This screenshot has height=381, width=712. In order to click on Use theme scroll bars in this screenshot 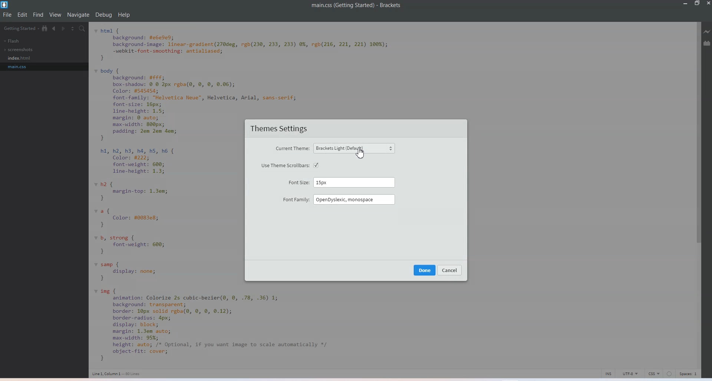, I will do `click(290, 165)`.